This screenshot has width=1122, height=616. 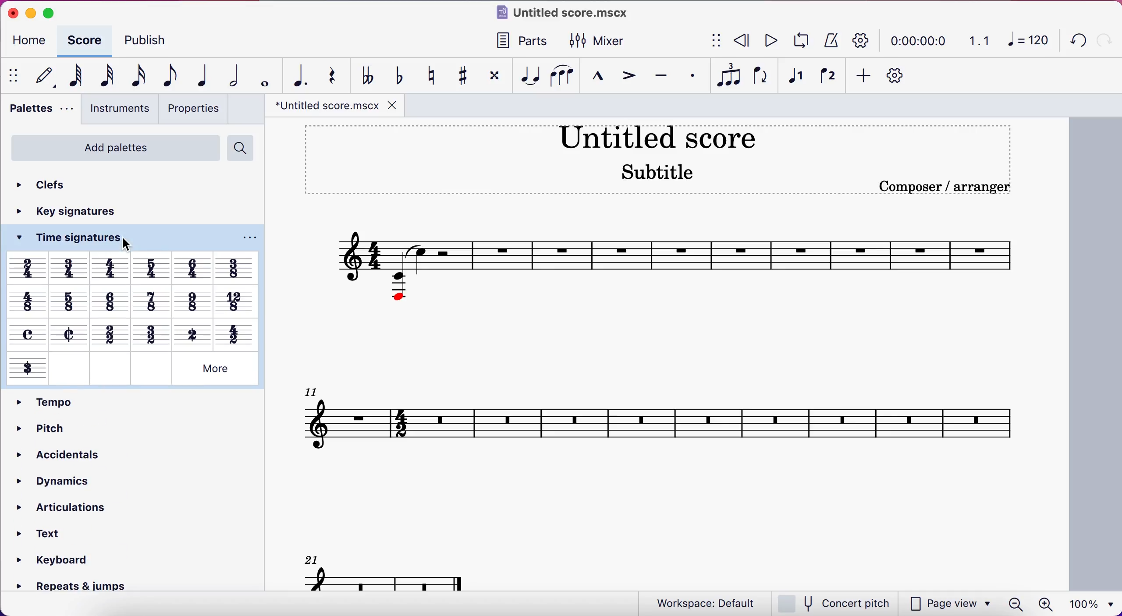 I want to click on stacato, so click(x=690, y=76).